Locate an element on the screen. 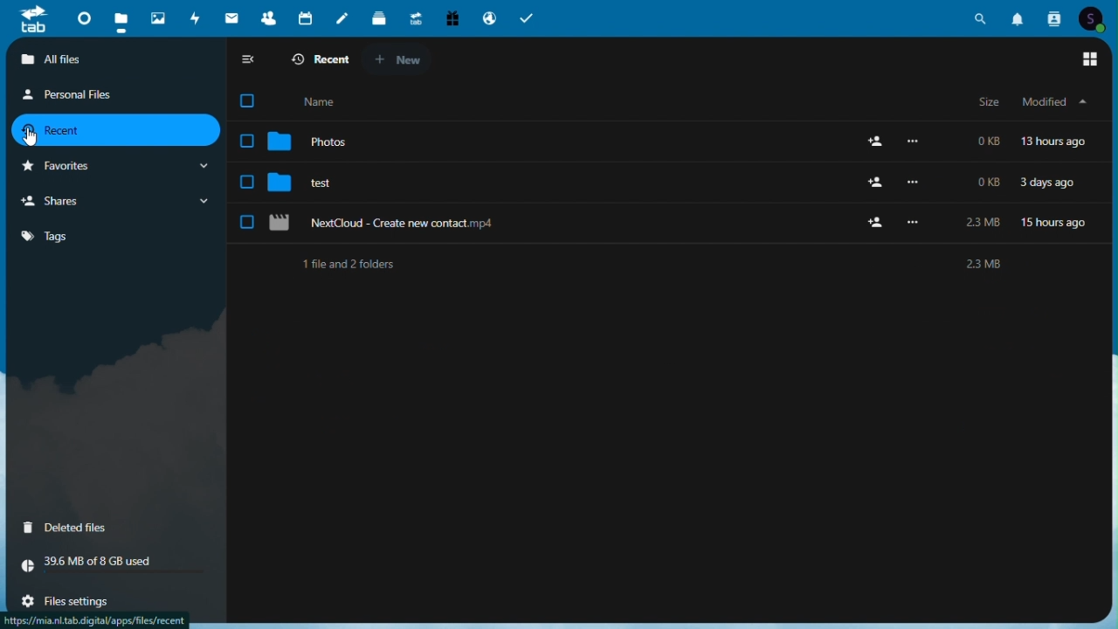 Image resolution: width=1118 pixels, height=629 pixels. 13 hours ago is located at coordinates (1059, 142).